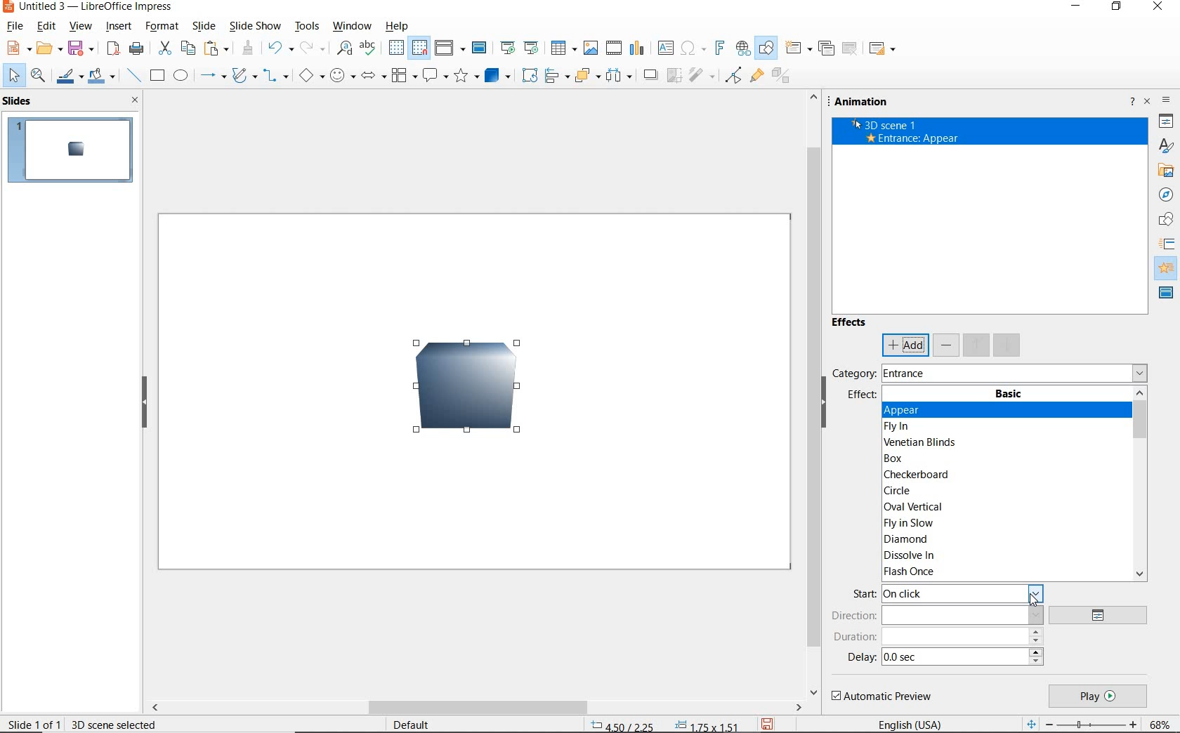 The height and width of the screenshot is (733, 1180). I want to click on zoom factor, so click(1161, 722).